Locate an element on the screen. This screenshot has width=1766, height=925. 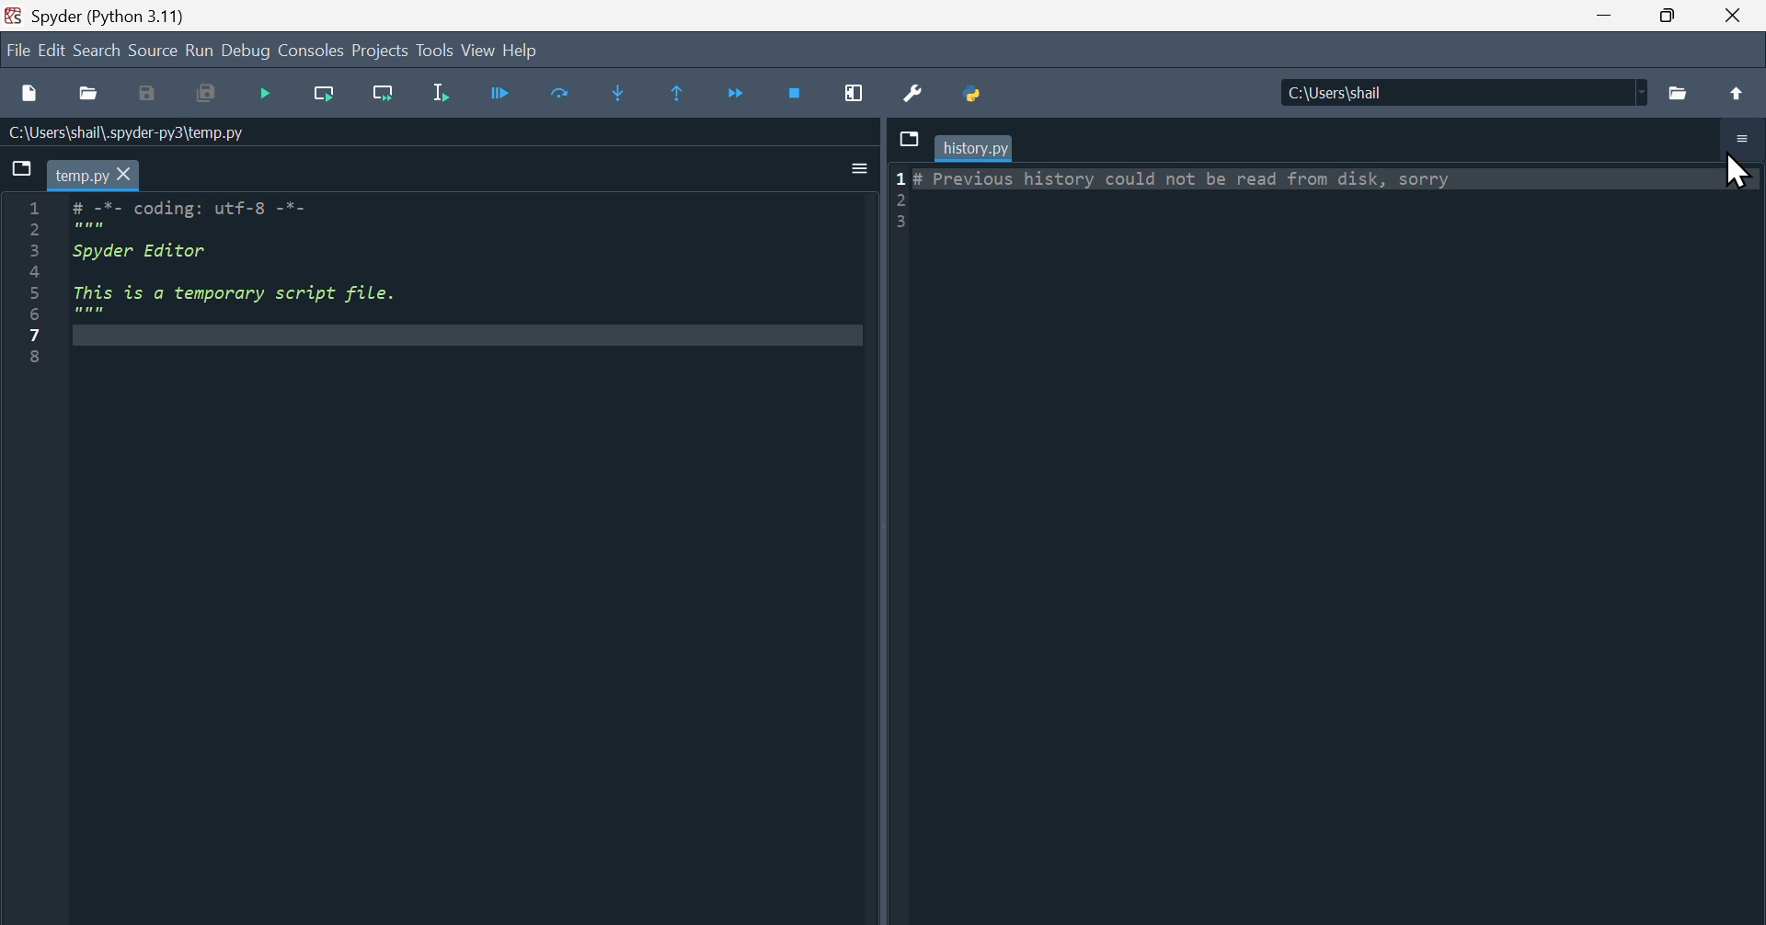
Restore is located at coordinates (1666, 17).